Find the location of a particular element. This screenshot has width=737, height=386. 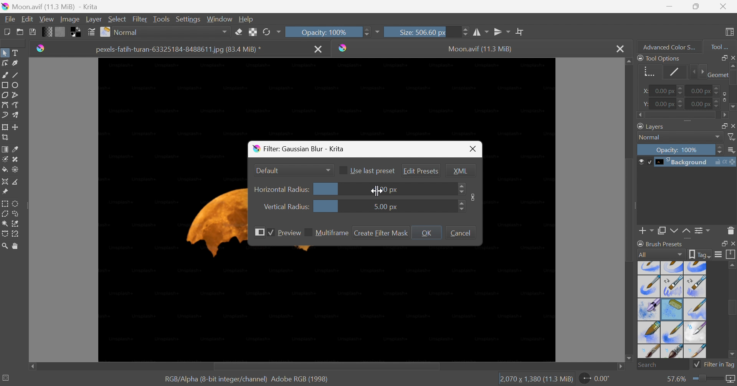

Edit presets is located at coordinates (421, 171).